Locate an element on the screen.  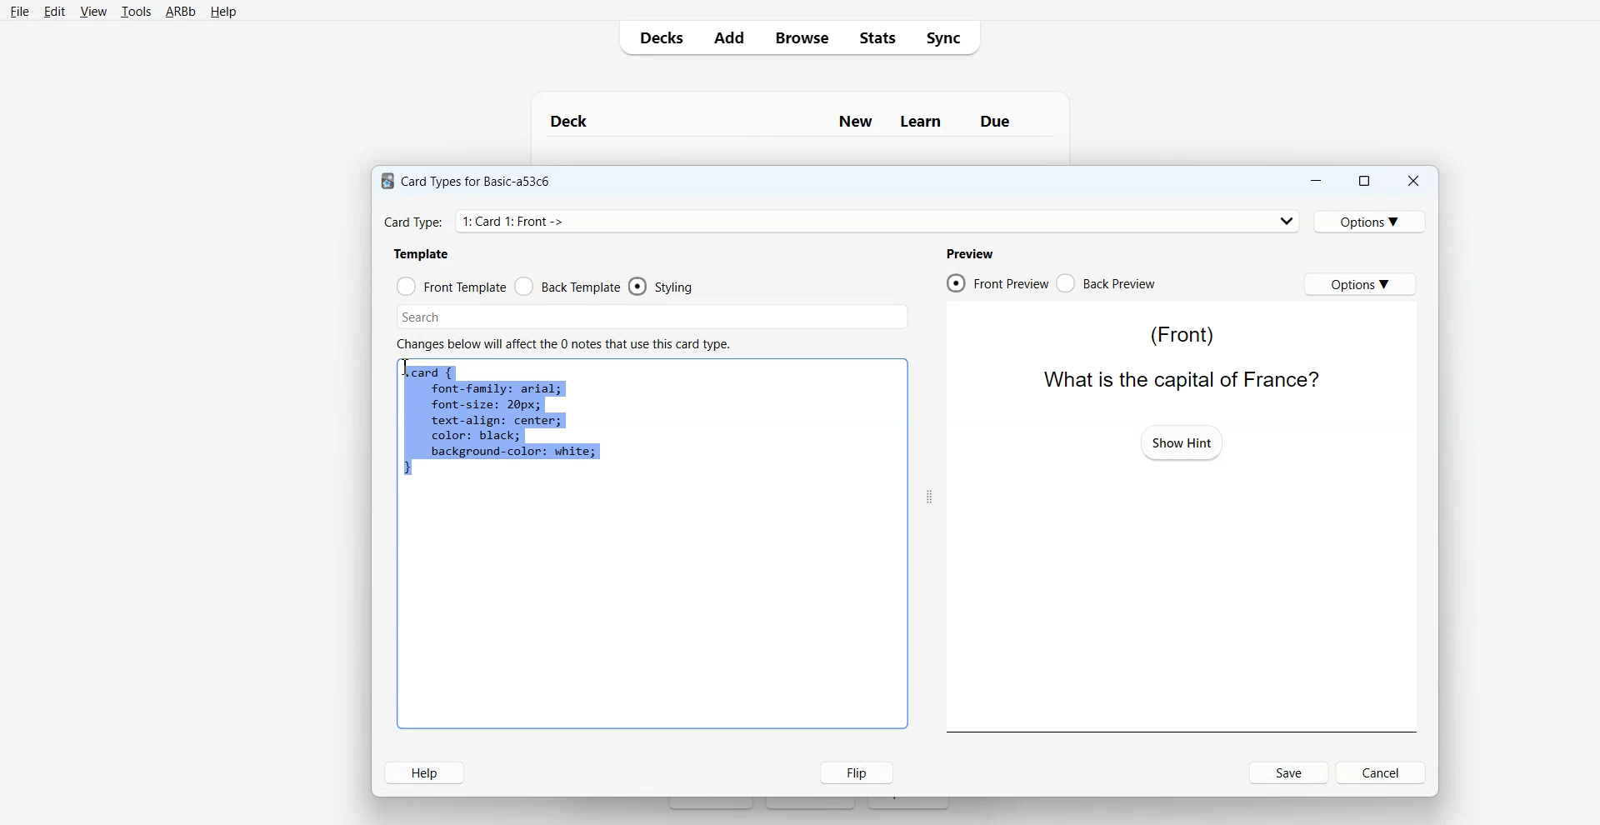
Show Hint is located at coordinates (1182, 442).